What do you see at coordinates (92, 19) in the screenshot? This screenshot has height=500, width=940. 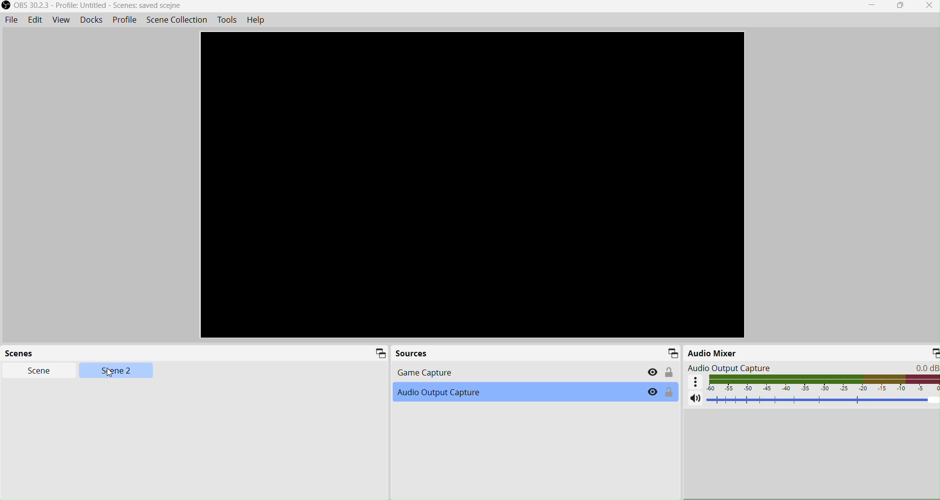 I see `Docks` at bounding box center [92, 19].